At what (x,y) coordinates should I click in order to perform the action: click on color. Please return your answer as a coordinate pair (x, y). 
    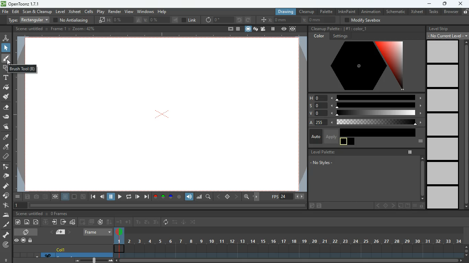
    Looking at the image, I should click on (347, 142).